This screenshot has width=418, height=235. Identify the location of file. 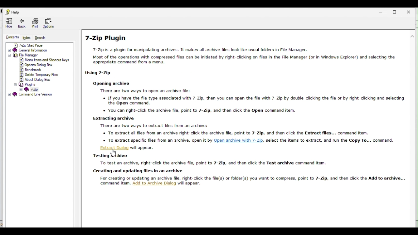
(40, 55).